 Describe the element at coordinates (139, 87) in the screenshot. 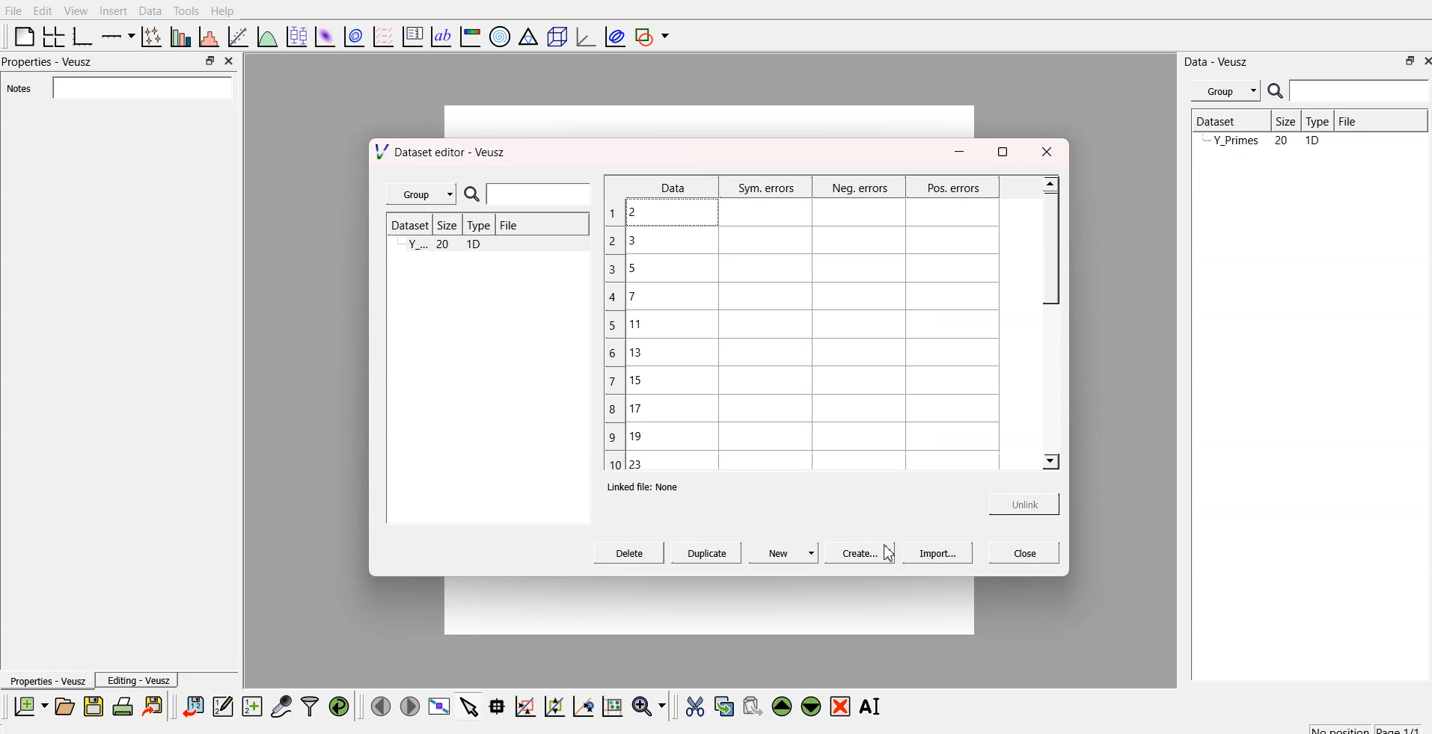

I see `search bar` at that location.